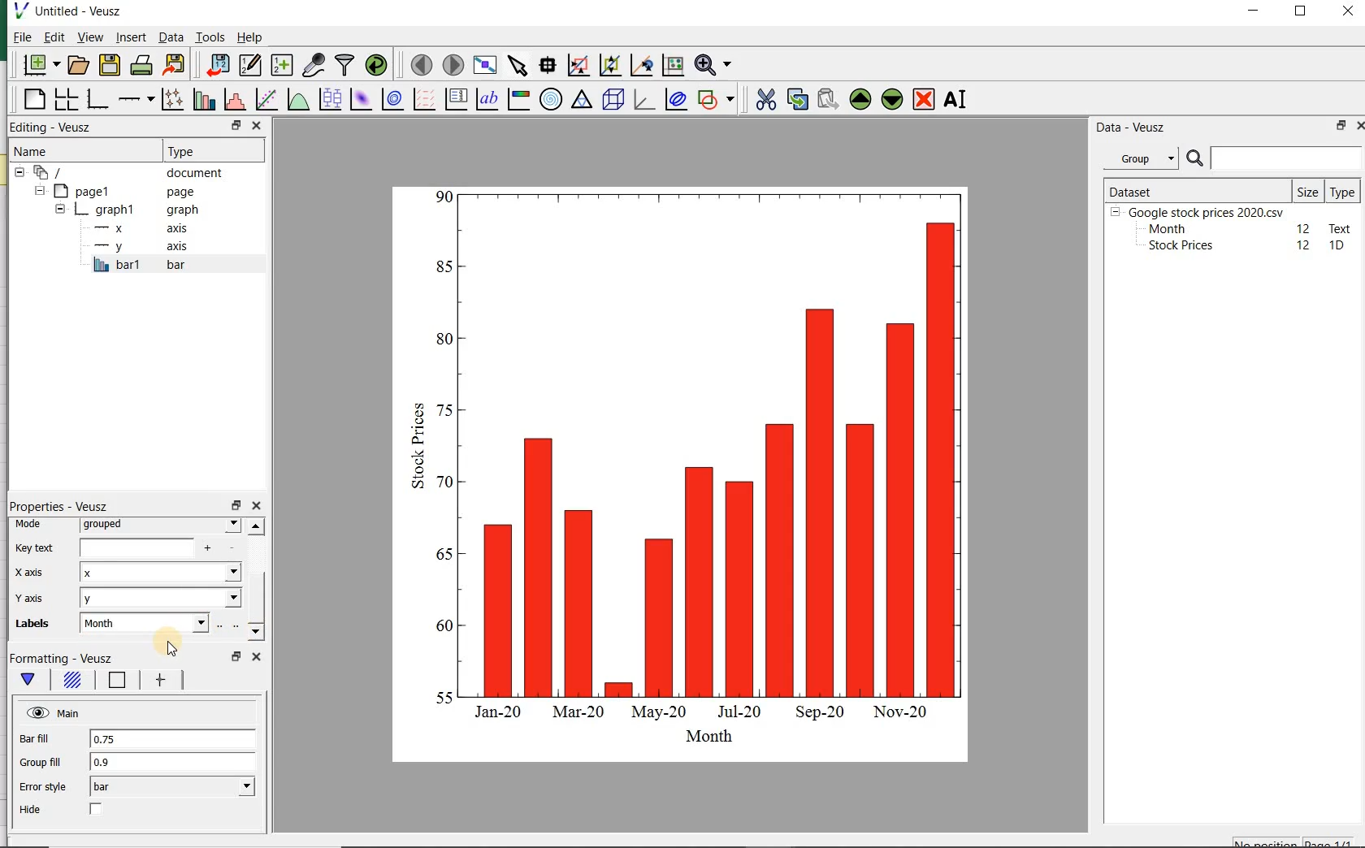 The width and height of the screenshot is (1365, 848). Describe the element at coordinates (517, 66) in the screenshot. I see `select items from the graph or scroll` at that location.